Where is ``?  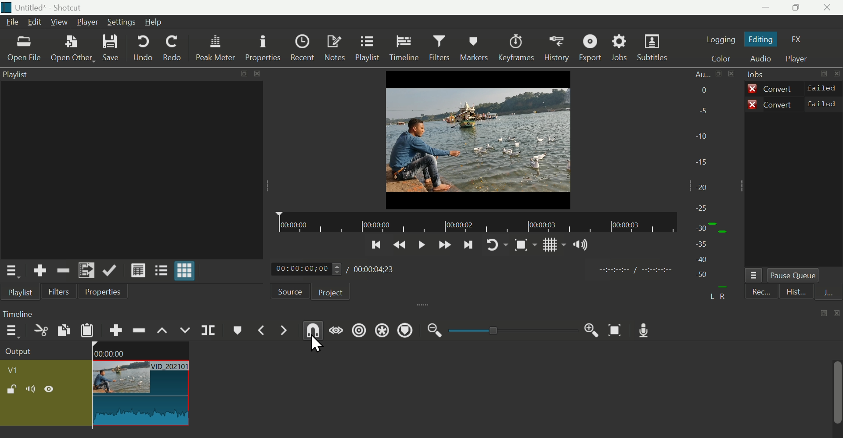  is located at coordinates (435, 330).